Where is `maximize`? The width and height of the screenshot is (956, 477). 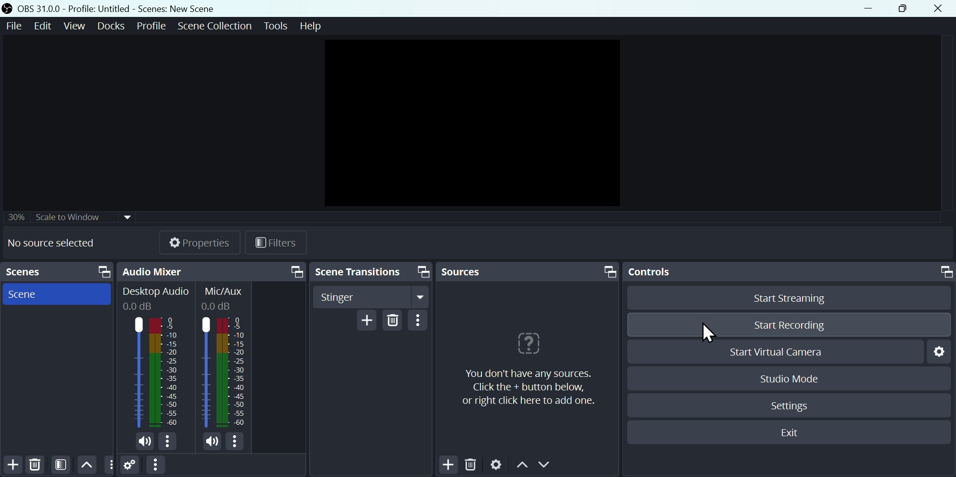
maximize is located at coordinates (610, 271).